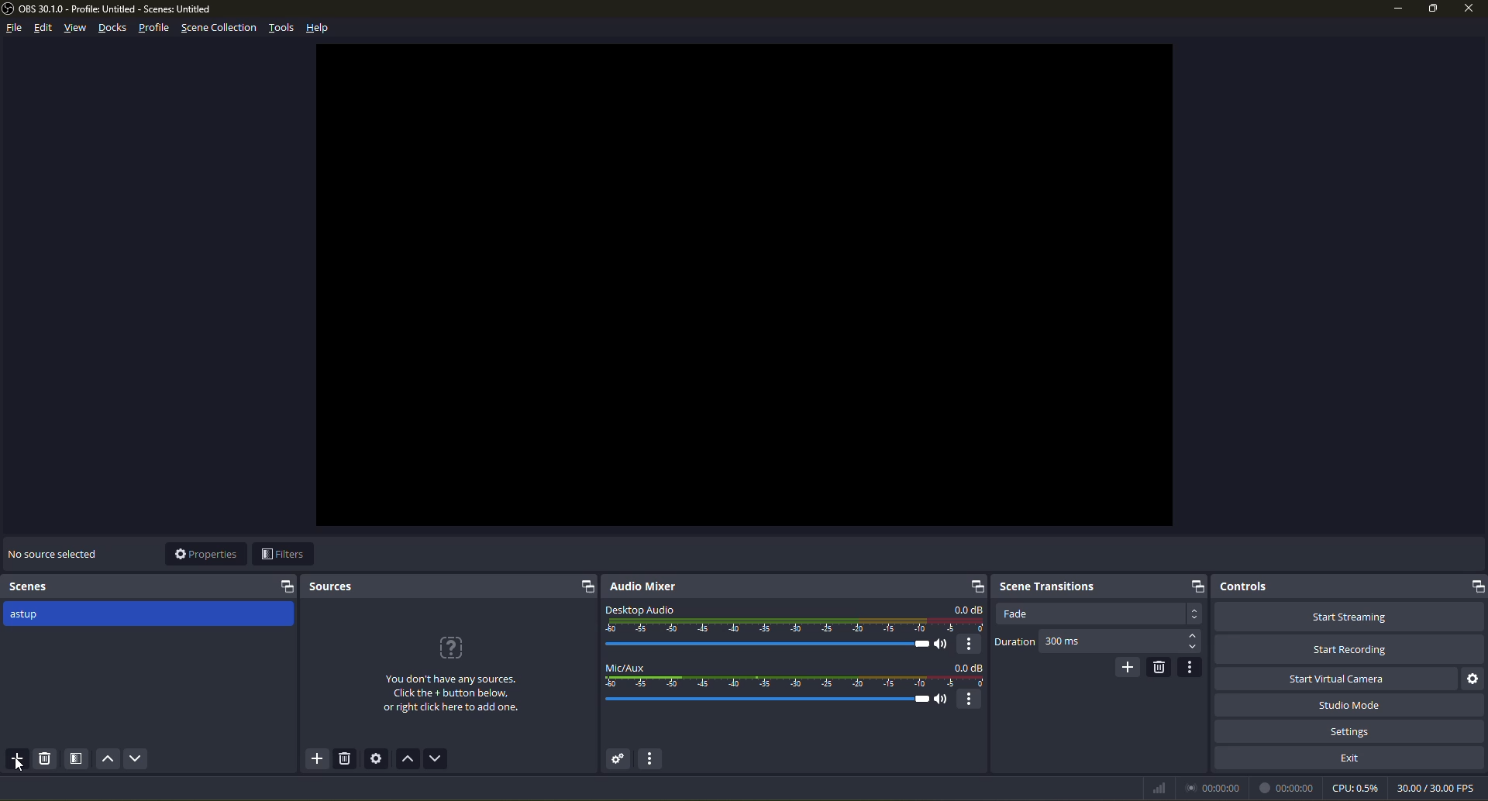  What do you see at coordinates (1020, 614) in the screenshot?
I see `fade` at bounding box center [1020, 614].